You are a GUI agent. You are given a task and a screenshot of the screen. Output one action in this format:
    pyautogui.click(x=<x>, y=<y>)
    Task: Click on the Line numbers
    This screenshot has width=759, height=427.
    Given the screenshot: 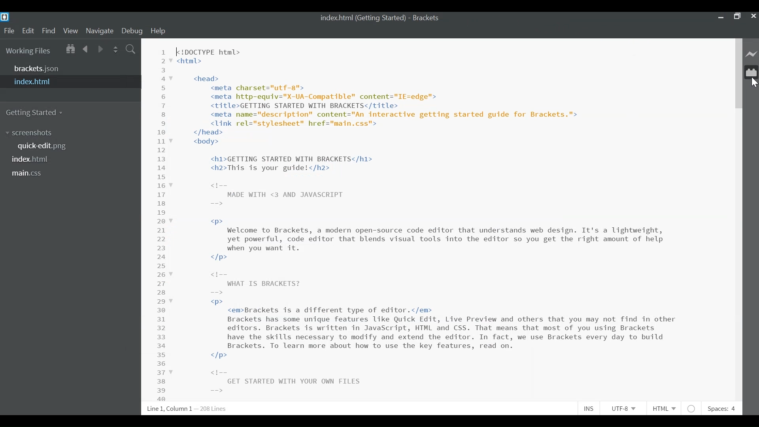 What is the action you would take?
    pyautogui.click(x=162, y=223)
    